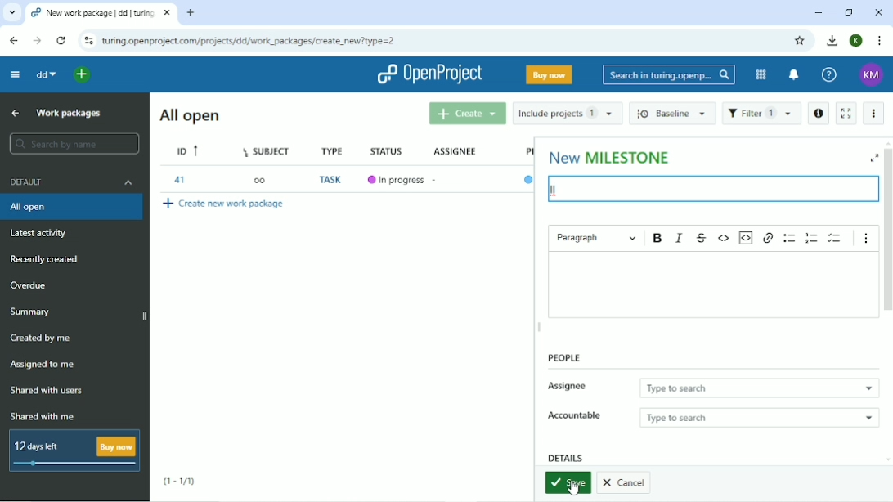 This screenshot has height=502, width=893. Describe the element at coordinates (13, 41) in the screenshot. I see `Back` at that location.